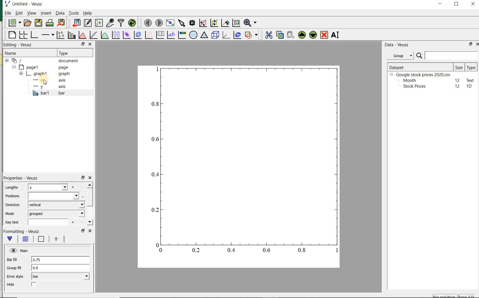 The image size is (479, 298). What do you see at coordinates (74, 13) in the screenshot?
I see `Tools` at bounding box center [74, 13].